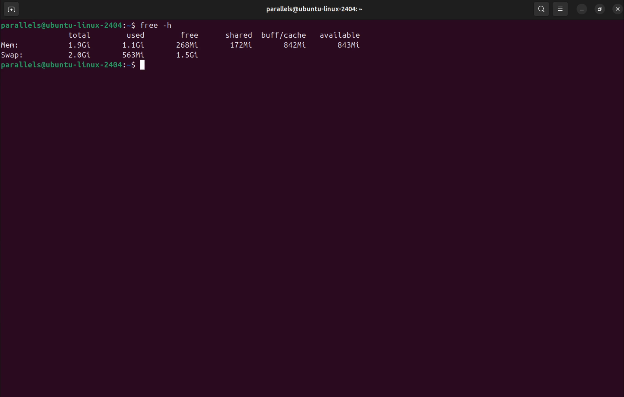 The width and height of the screenshot is (624, 397). Describe the element at coordinates (10, 10) in the screenshot. I see `add terminal window` at that location.